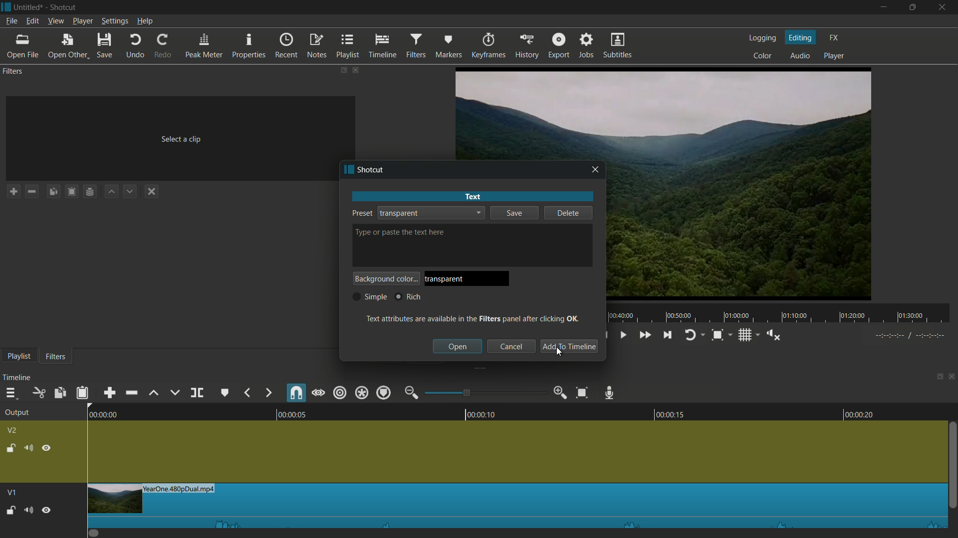 Image resolution: width=958 pixels, height=538 pixels. I want to click on zoom out, so click(411, 393).